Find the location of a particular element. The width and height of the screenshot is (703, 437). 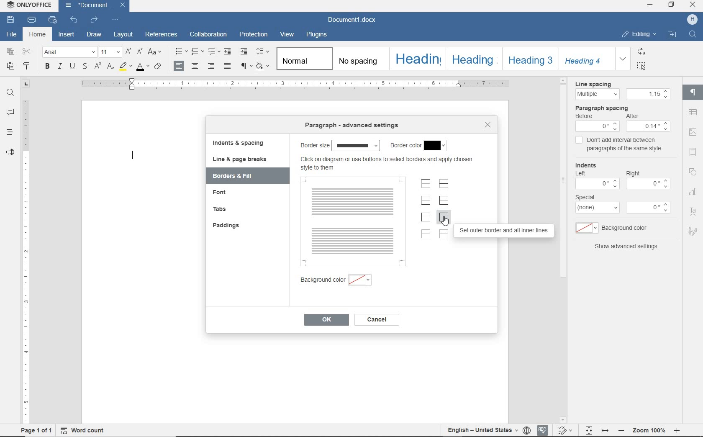

numbering is located at coordinates (198, 52).